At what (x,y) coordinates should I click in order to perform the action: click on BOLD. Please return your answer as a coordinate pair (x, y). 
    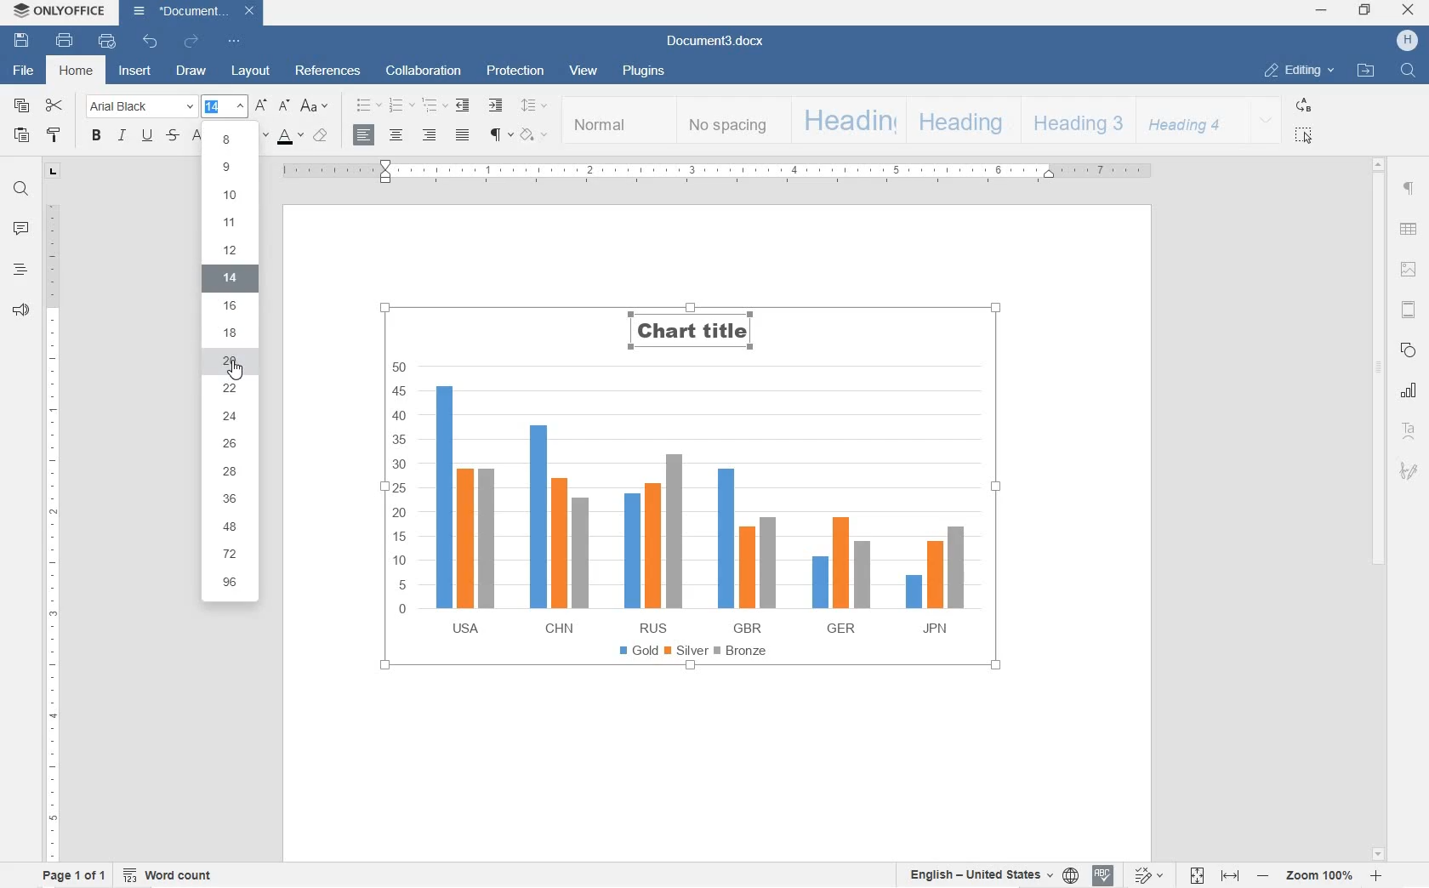
    Looking at the image, I should click on (96, 136).